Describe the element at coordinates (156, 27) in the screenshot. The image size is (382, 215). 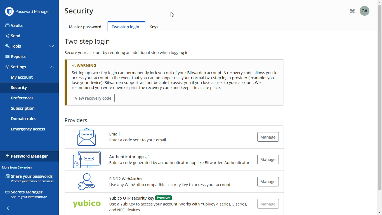
I see `keys` at that location.